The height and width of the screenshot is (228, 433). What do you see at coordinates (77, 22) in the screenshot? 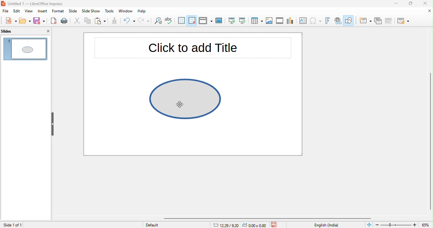
I see `cut` at bounding box center [77, 22].